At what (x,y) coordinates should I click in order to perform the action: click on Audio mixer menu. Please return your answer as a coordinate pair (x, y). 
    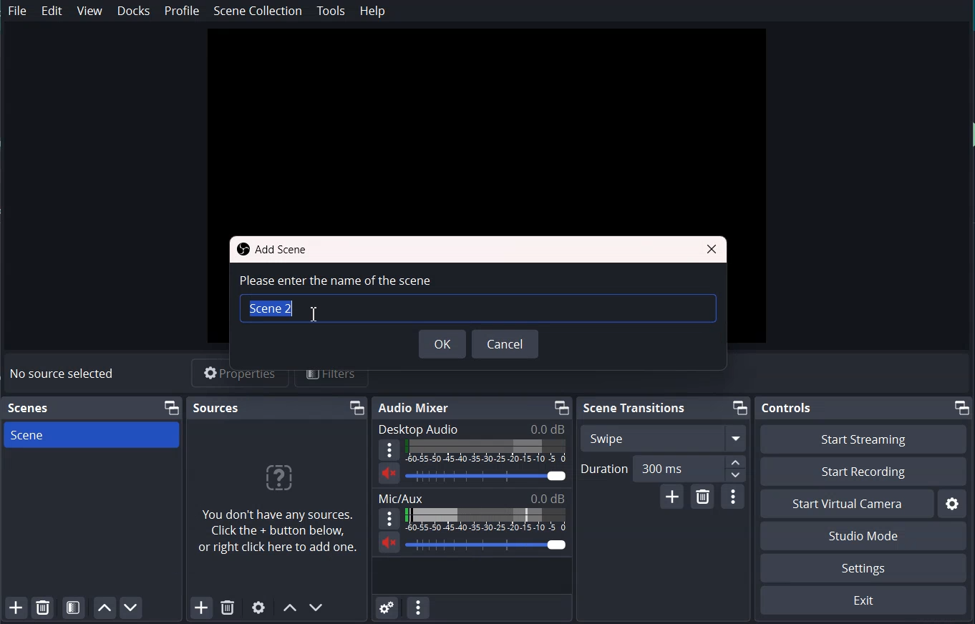
    Looking at the image, I should click on (418, 607).